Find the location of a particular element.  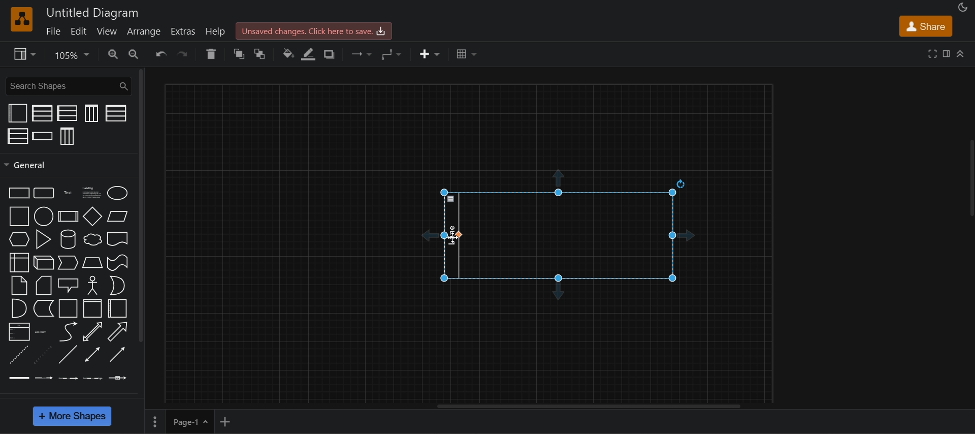

bidirectional arrow is located at coordinates (91, 332).